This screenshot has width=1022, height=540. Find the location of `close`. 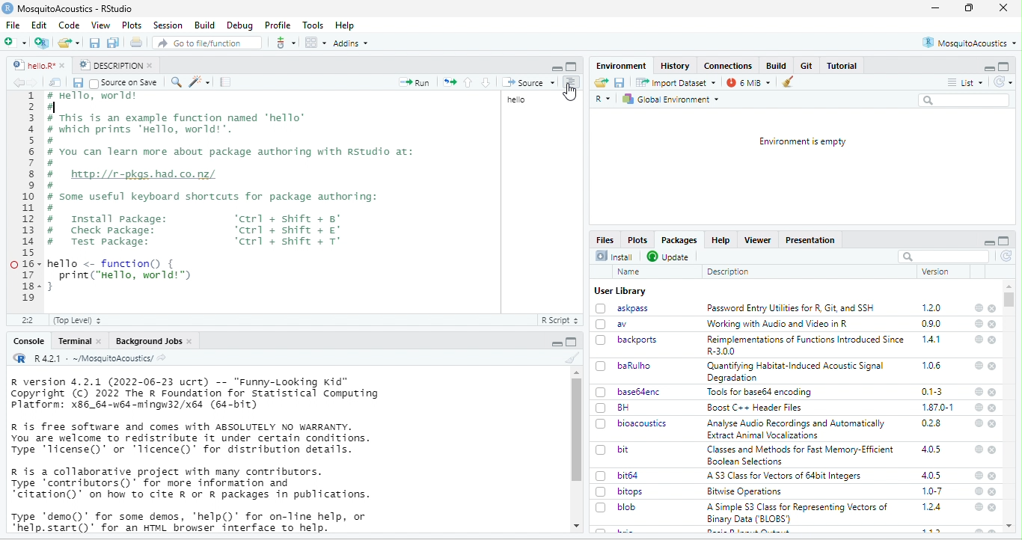

close is located at coordinates (994, 476).